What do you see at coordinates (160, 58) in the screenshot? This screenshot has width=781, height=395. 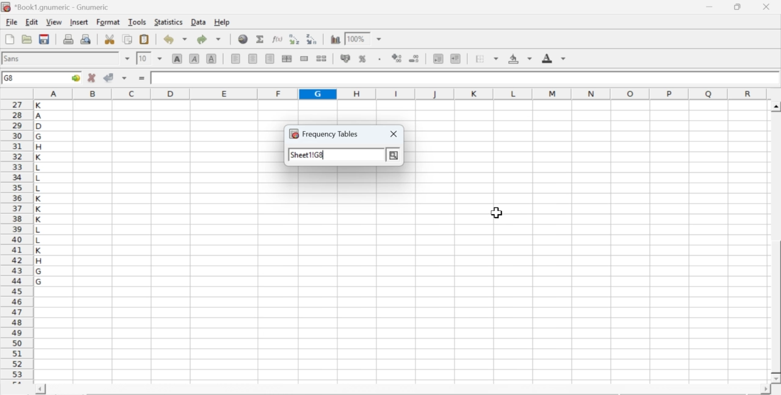 I see `drop down` at bounding box center [160, 58].